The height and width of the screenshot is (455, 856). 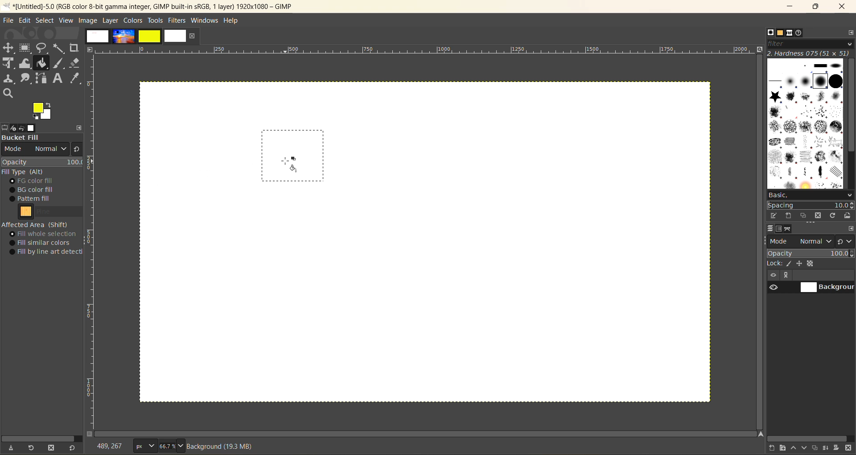 I want to click on horizontal scroll bar, so click(x=41, y=438).